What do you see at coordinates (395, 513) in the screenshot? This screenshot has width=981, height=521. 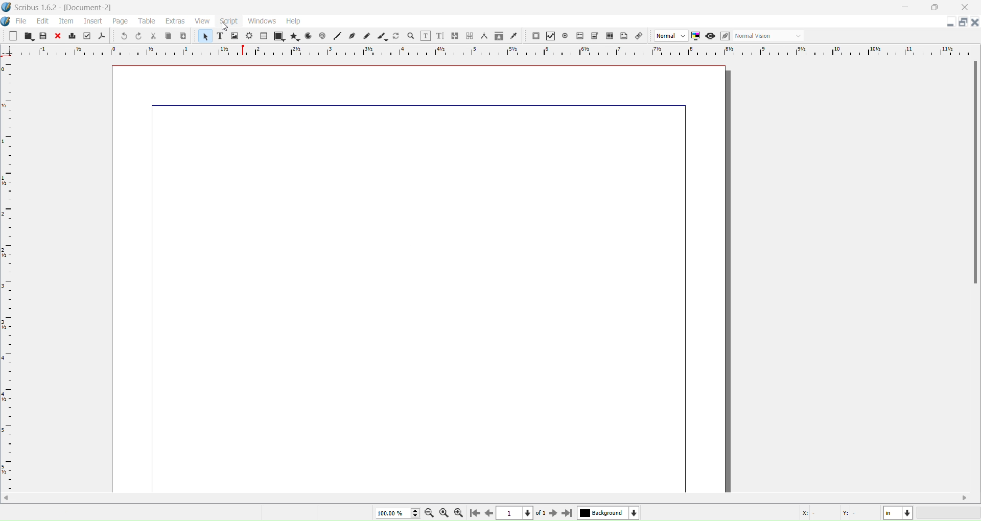 I see `Current Zoom Level` at bounding box center [395, 513].